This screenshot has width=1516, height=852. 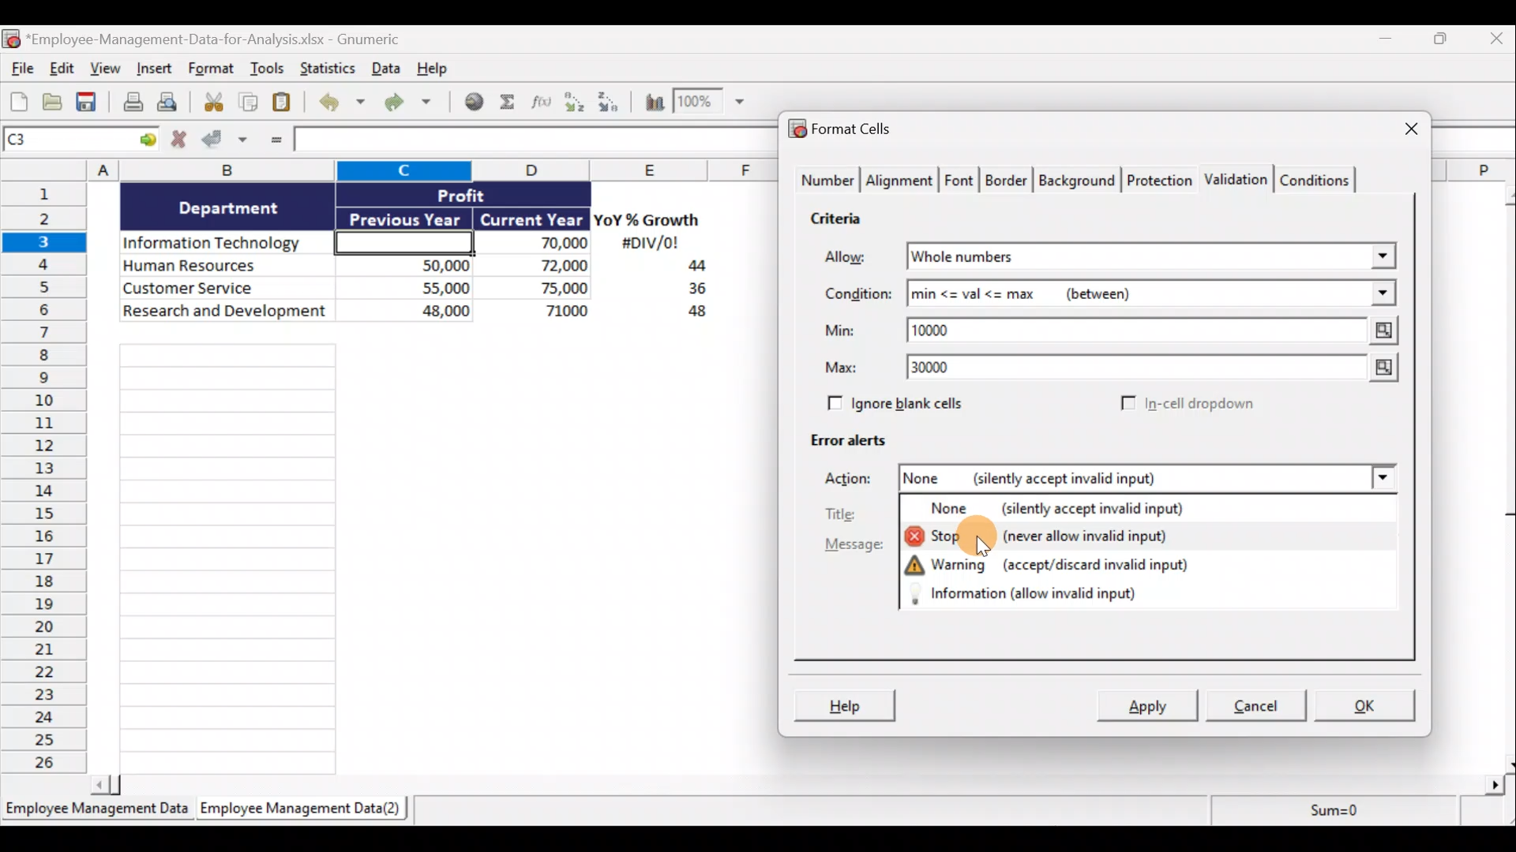 I want to click on 48, so click(x=689, y=314).